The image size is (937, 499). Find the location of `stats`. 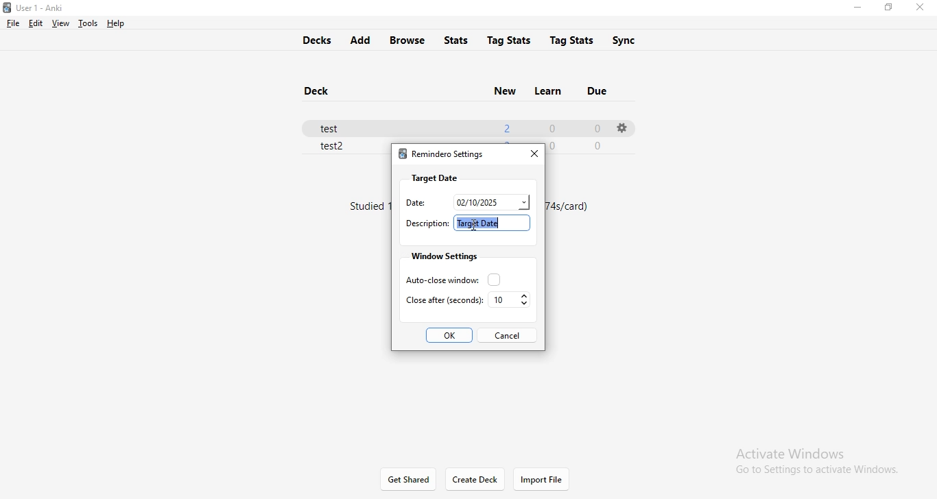

stats is located at coordinates (459, 38).